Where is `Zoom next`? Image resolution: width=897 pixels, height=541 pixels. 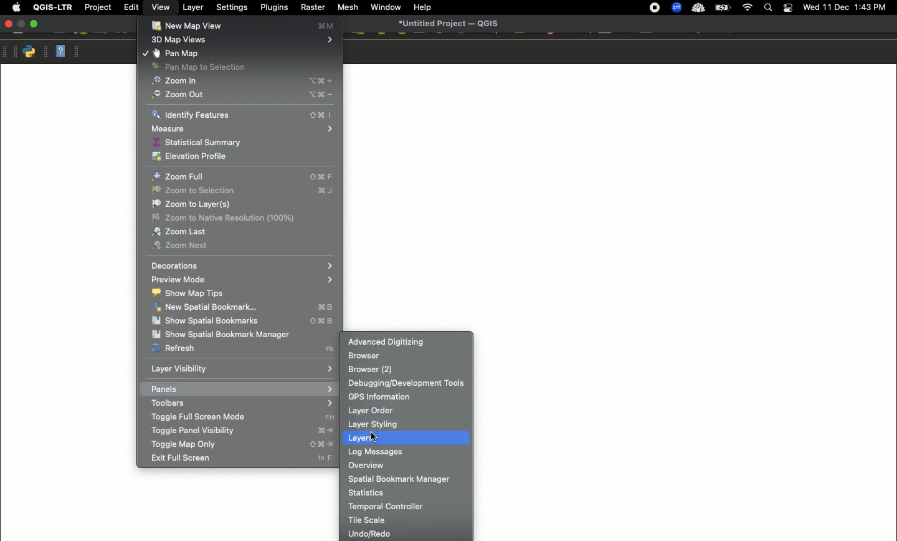
Zoom next is located at coordinates (244, 246).